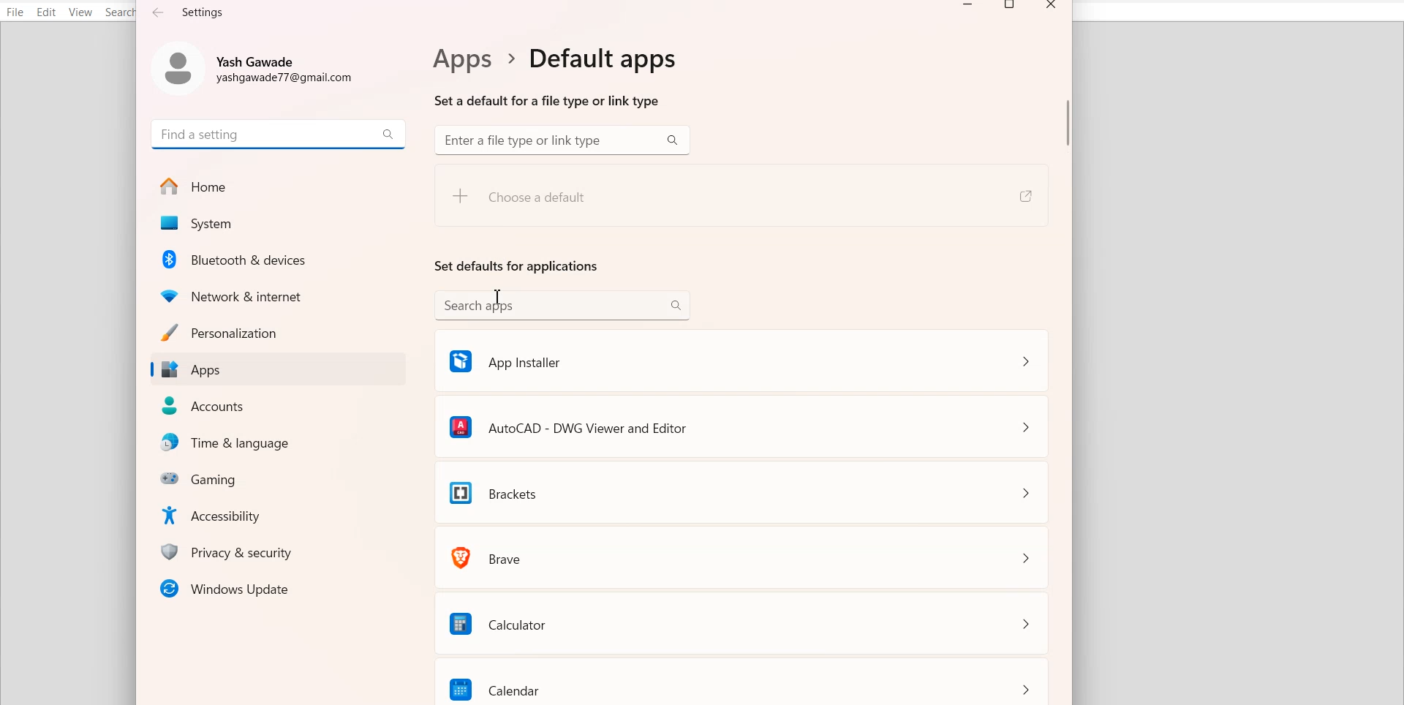  Describe the element at coordinates (740, 359) in the screenshot. I see `App Installer` at that location.